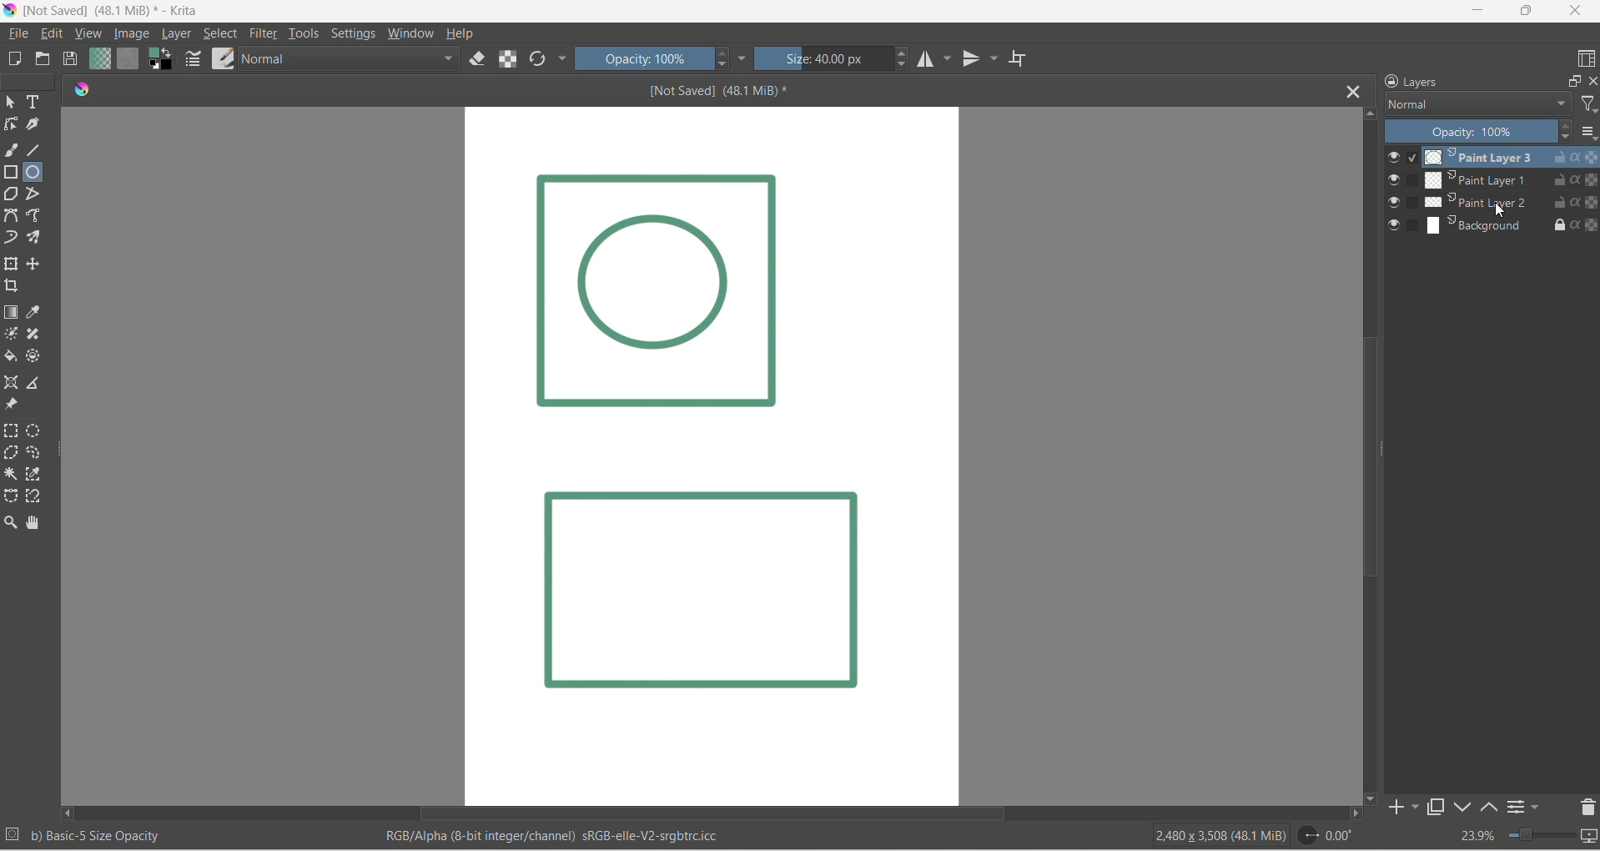 This screenshot has width=1600, height=851. Describe the element at coordinates (260, 35) in the screenshot. I see `filter` at that location.